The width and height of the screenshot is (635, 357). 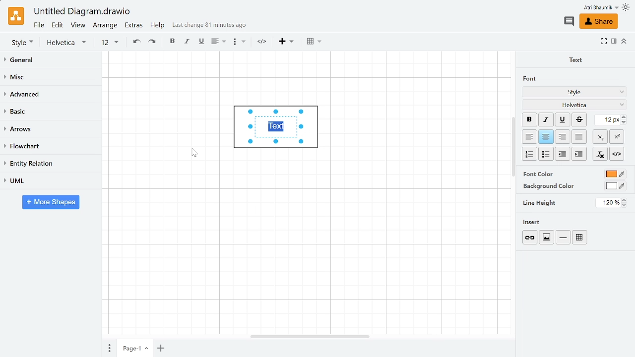 I want to click on UML, so click(x=51, y=180).